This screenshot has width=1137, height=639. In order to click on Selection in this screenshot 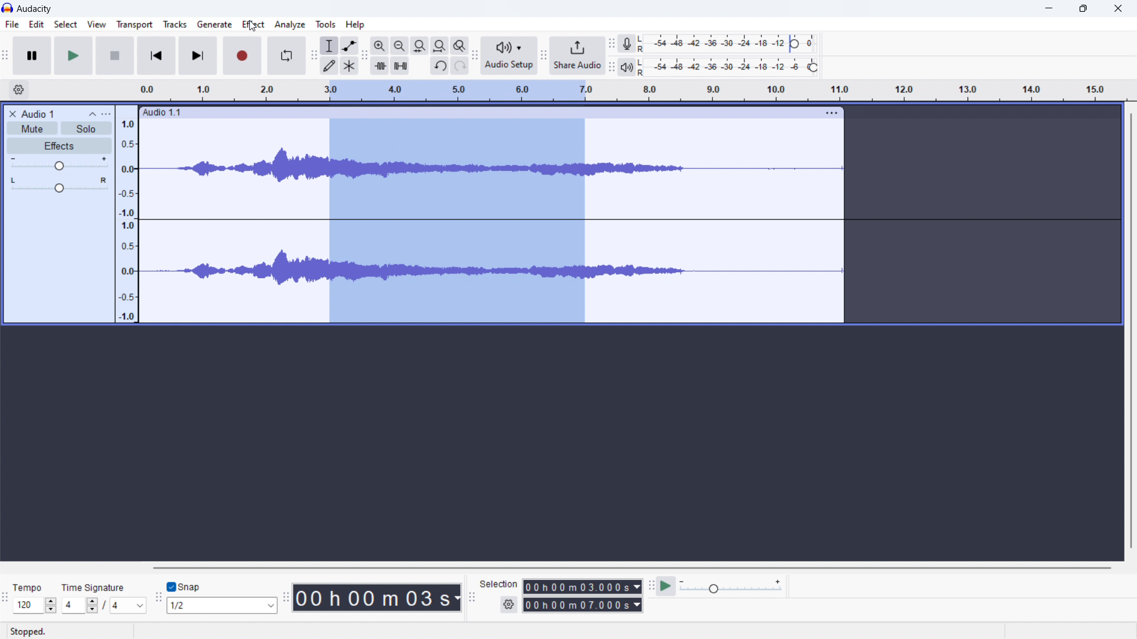, I will do `click(499, 585)`.